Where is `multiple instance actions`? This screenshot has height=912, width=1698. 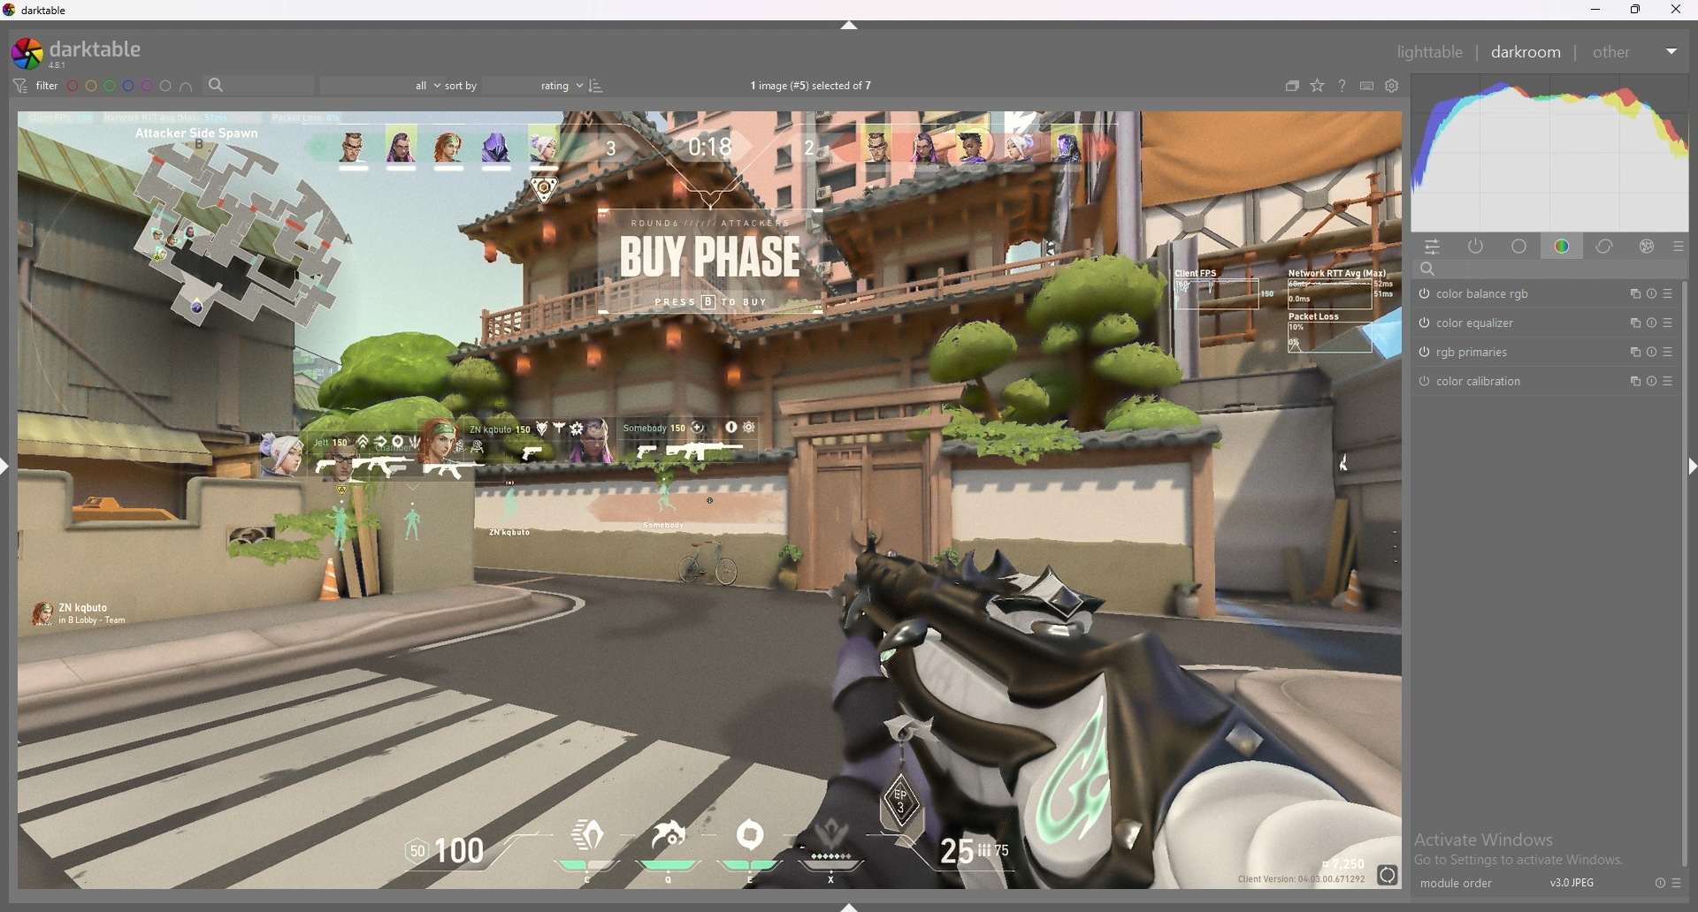
multiple instance actions is located at coordinates (1629, 293).